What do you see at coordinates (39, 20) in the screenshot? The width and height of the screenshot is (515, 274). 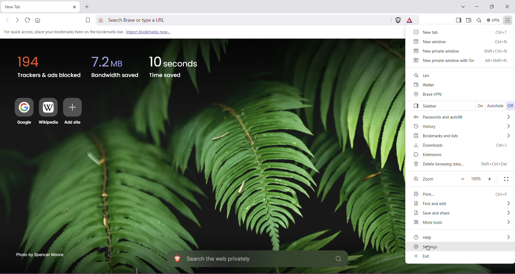 I see `Open the Homepage` at bounding box center [39, 20].